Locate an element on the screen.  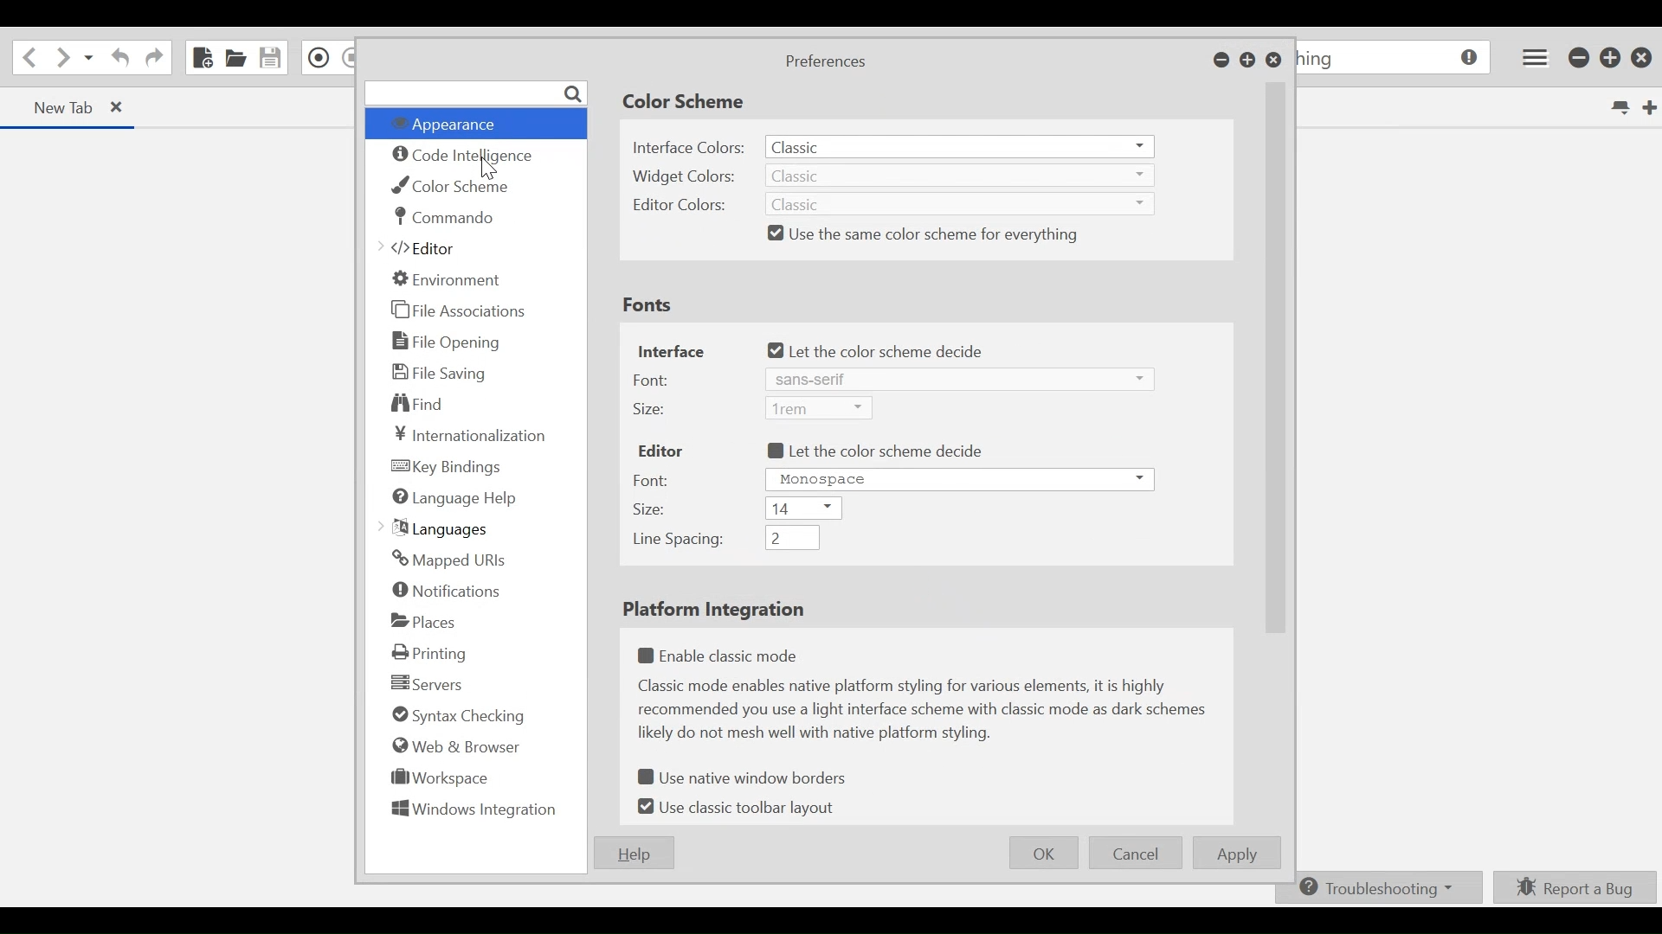
Size: is located at coordinates (651, 509).